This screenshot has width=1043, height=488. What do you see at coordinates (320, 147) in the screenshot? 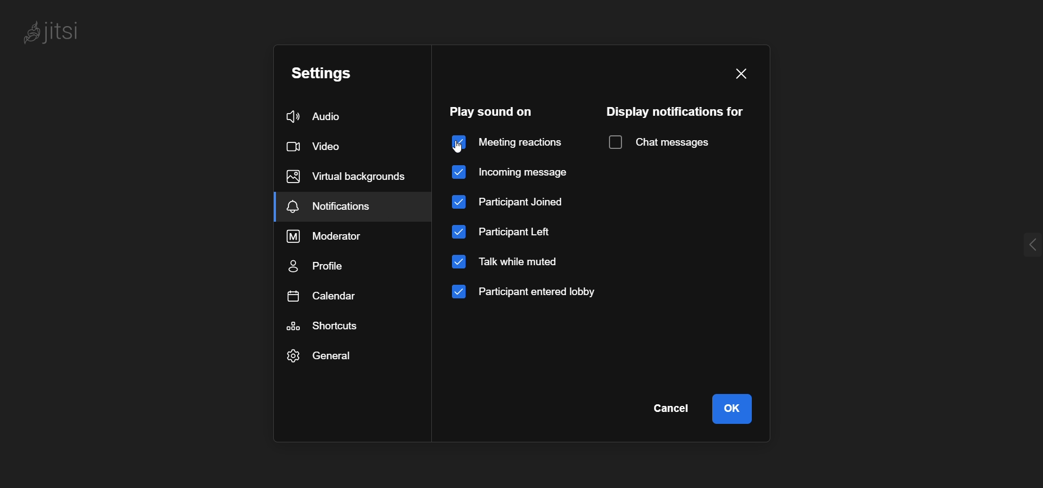
I see `video` at bounding box center [320, 147].